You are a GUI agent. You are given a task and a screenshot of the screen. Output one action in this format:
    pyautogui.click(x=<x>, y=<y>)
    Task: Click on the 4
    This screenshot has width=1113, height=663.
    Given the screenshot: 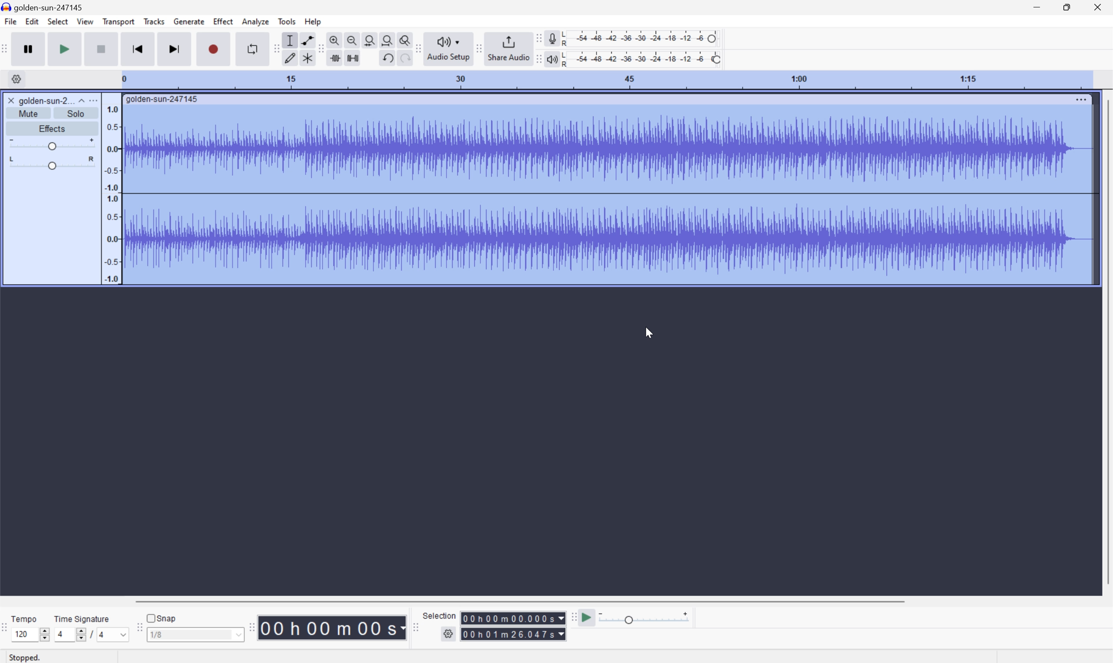 What is the action you would take?
    pyautogui.click(x=114, y=635)
    